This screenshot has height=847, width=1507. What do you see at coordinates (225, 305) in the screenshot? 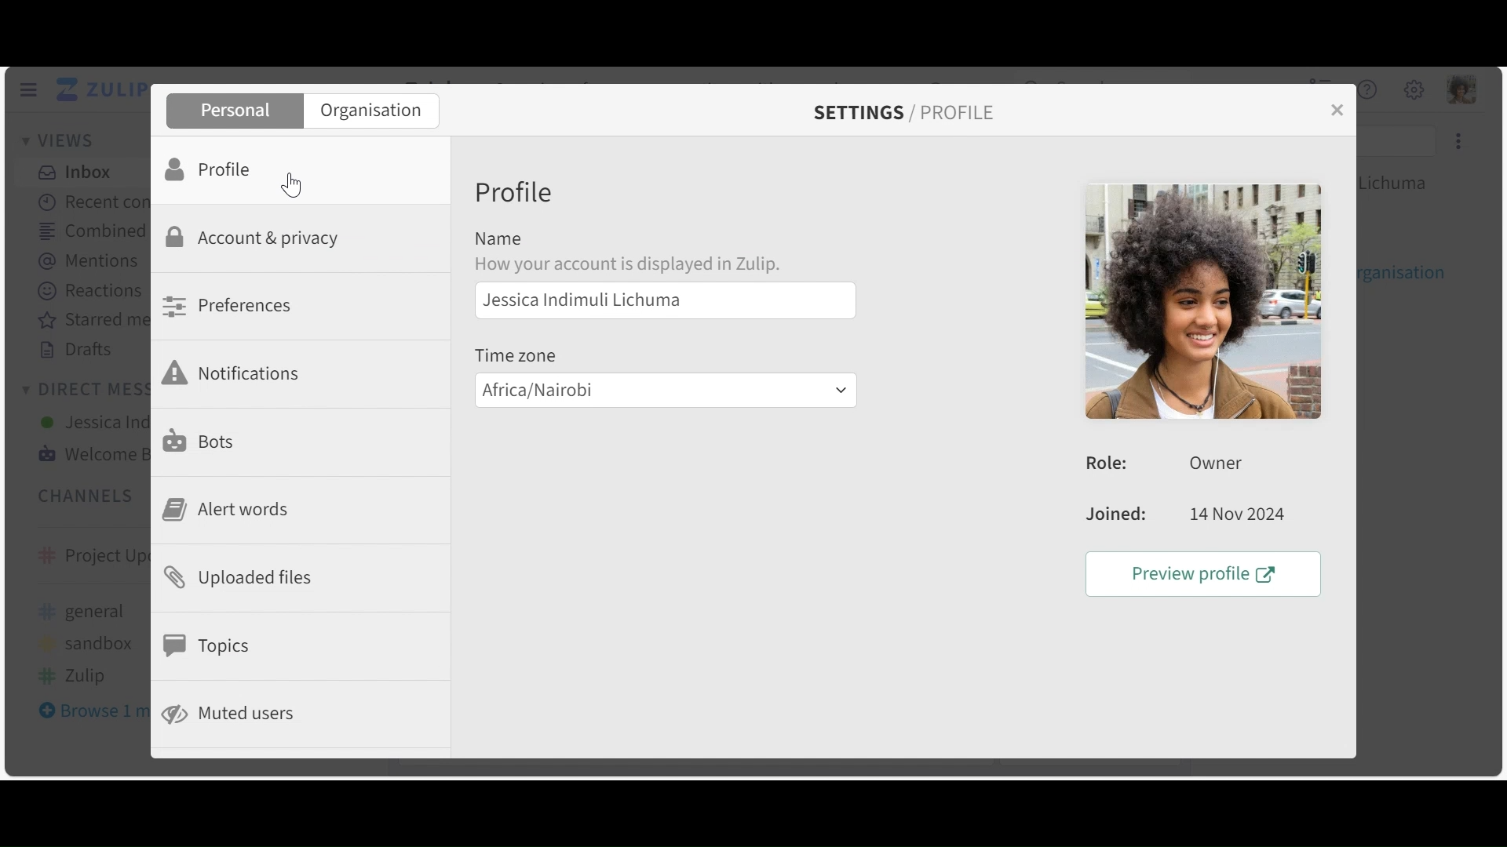
I see `Preferences` at bounding box center [225, 305].